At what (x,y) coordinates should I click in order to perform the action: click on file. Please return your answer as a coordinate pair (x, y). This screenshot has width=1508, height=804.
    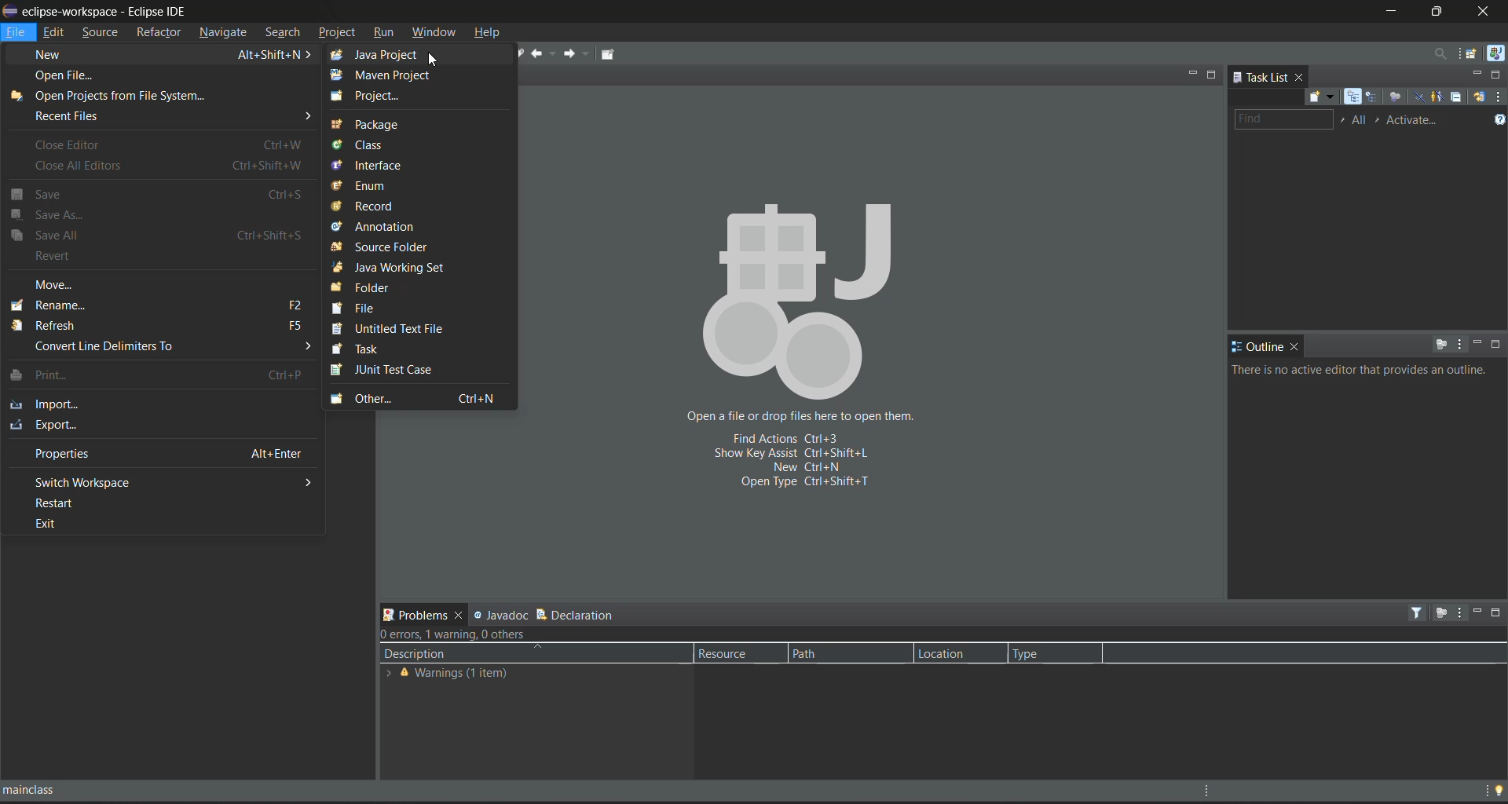
    Looking at the image, I should click on (16, 31).